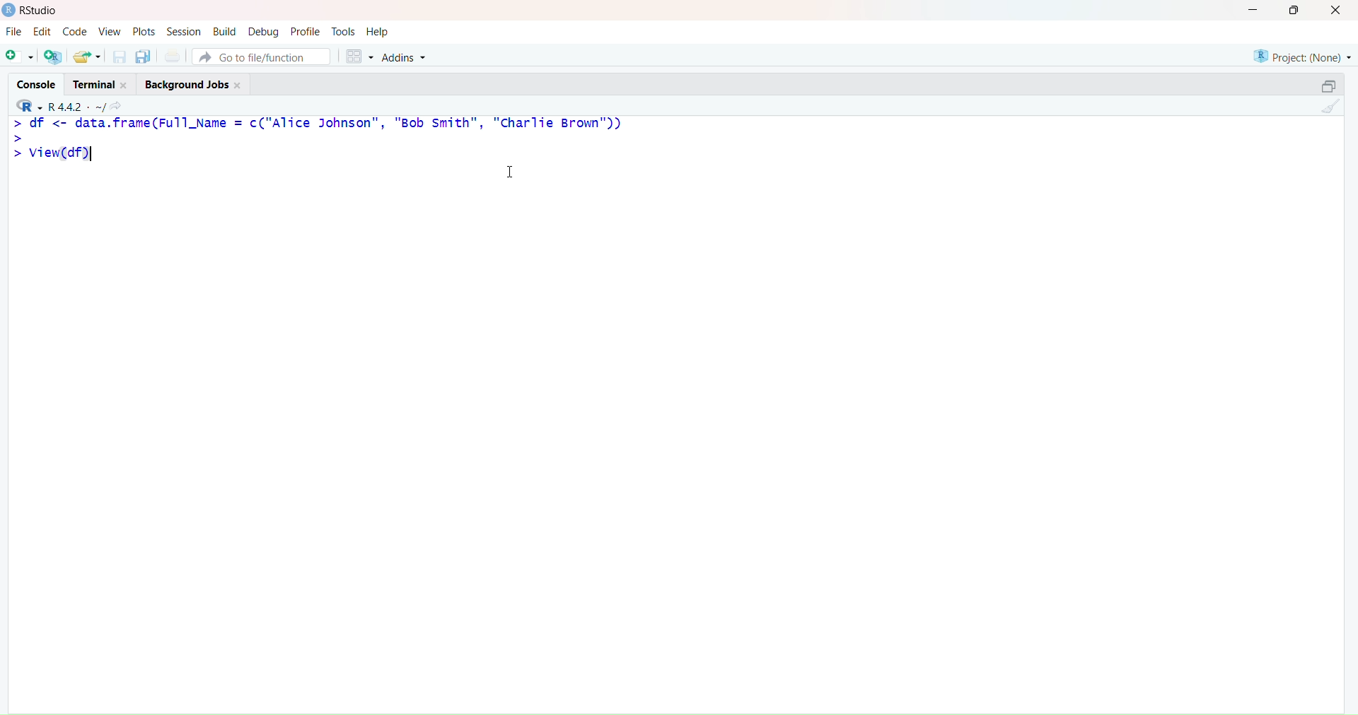 Image resolution: width=1358 pixels, height=715 pixels. I want to click on Code, so click(75, 32).